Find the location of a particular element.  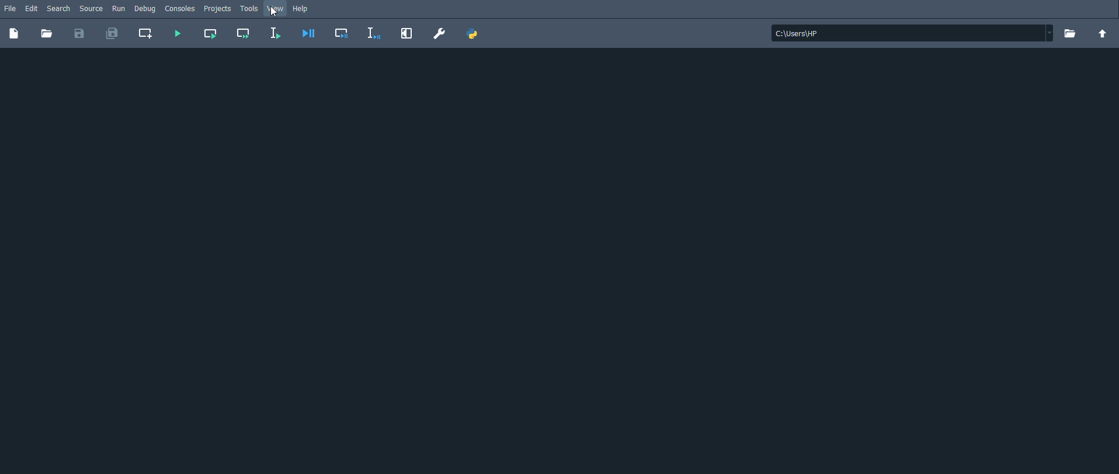

Run is located at coordinates (119, 8).